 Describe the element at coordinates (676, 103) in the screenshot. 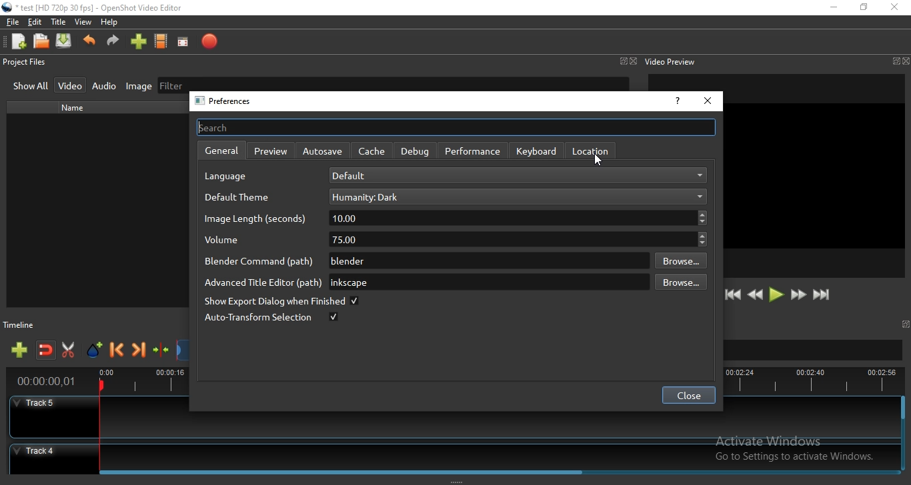

I see `help` at that location.